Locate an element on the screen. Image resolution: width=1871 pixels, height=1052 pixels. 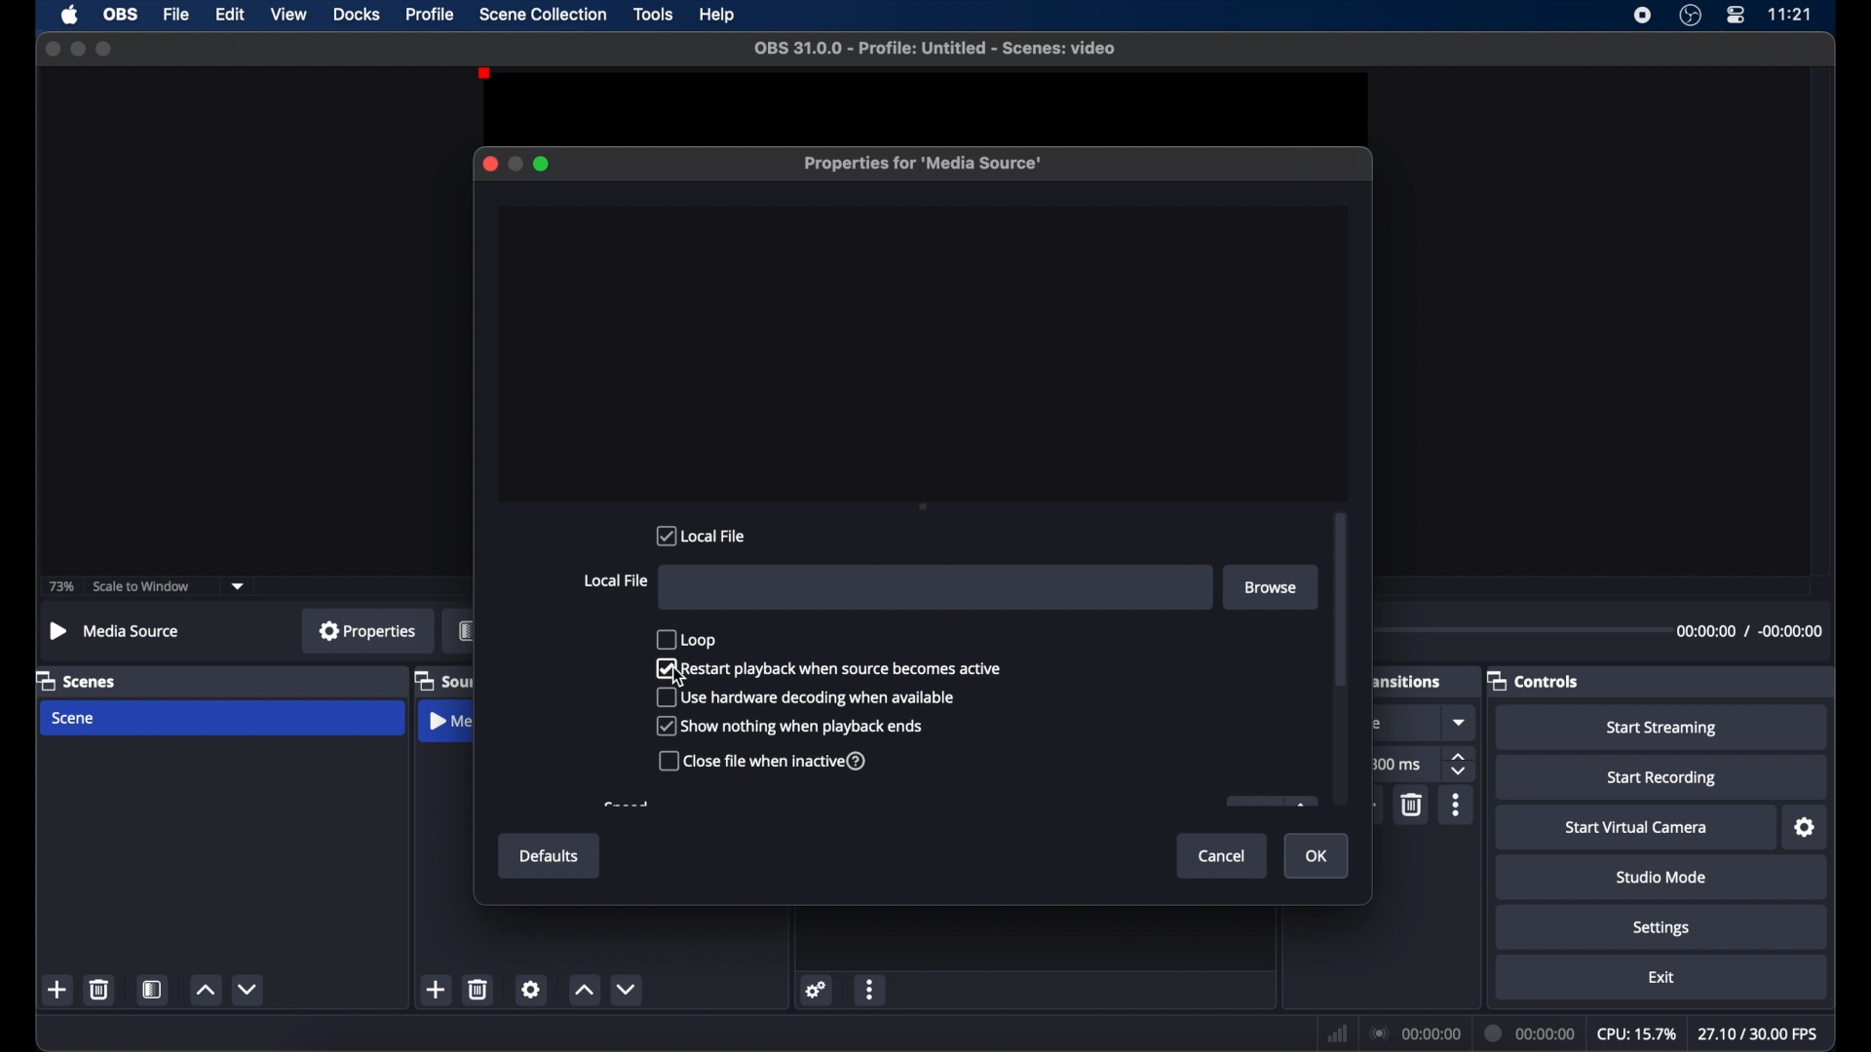
obs studio is located at coordinates (1691, 16).